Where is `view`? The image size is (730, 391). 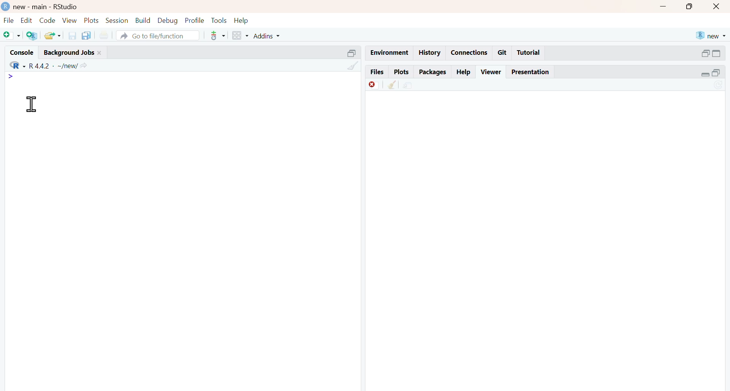 view is located at coordinates (70, 21).